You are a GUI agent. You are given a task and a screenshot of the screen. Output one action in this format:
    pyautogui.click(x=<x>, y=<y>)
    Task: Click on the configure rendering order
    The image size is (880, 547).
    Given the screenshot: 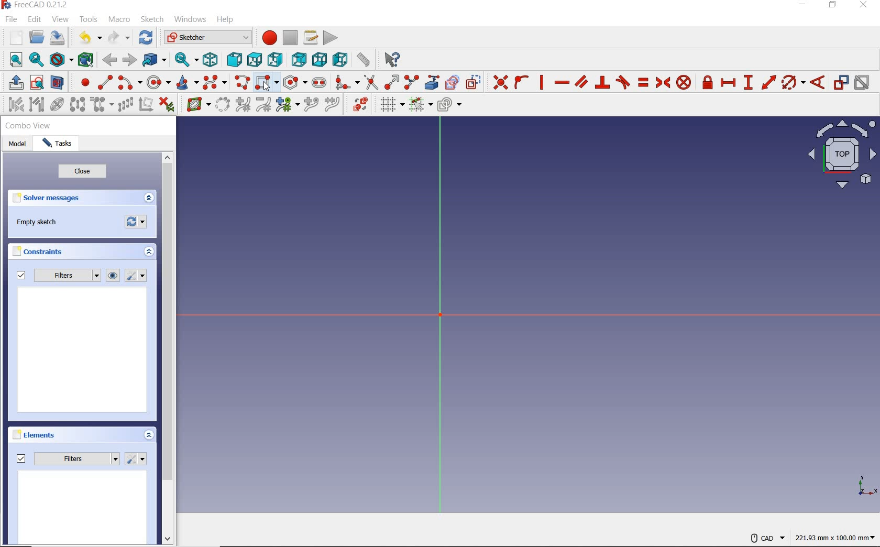 What is the action you would take?
    pyautogui.click(x=449, y=104)
    